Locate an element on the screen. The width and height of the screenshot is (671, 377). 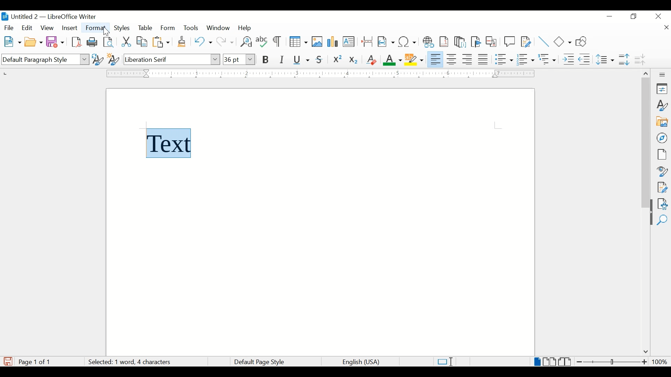
insert hyperlink is located at coordinates (428, 42).